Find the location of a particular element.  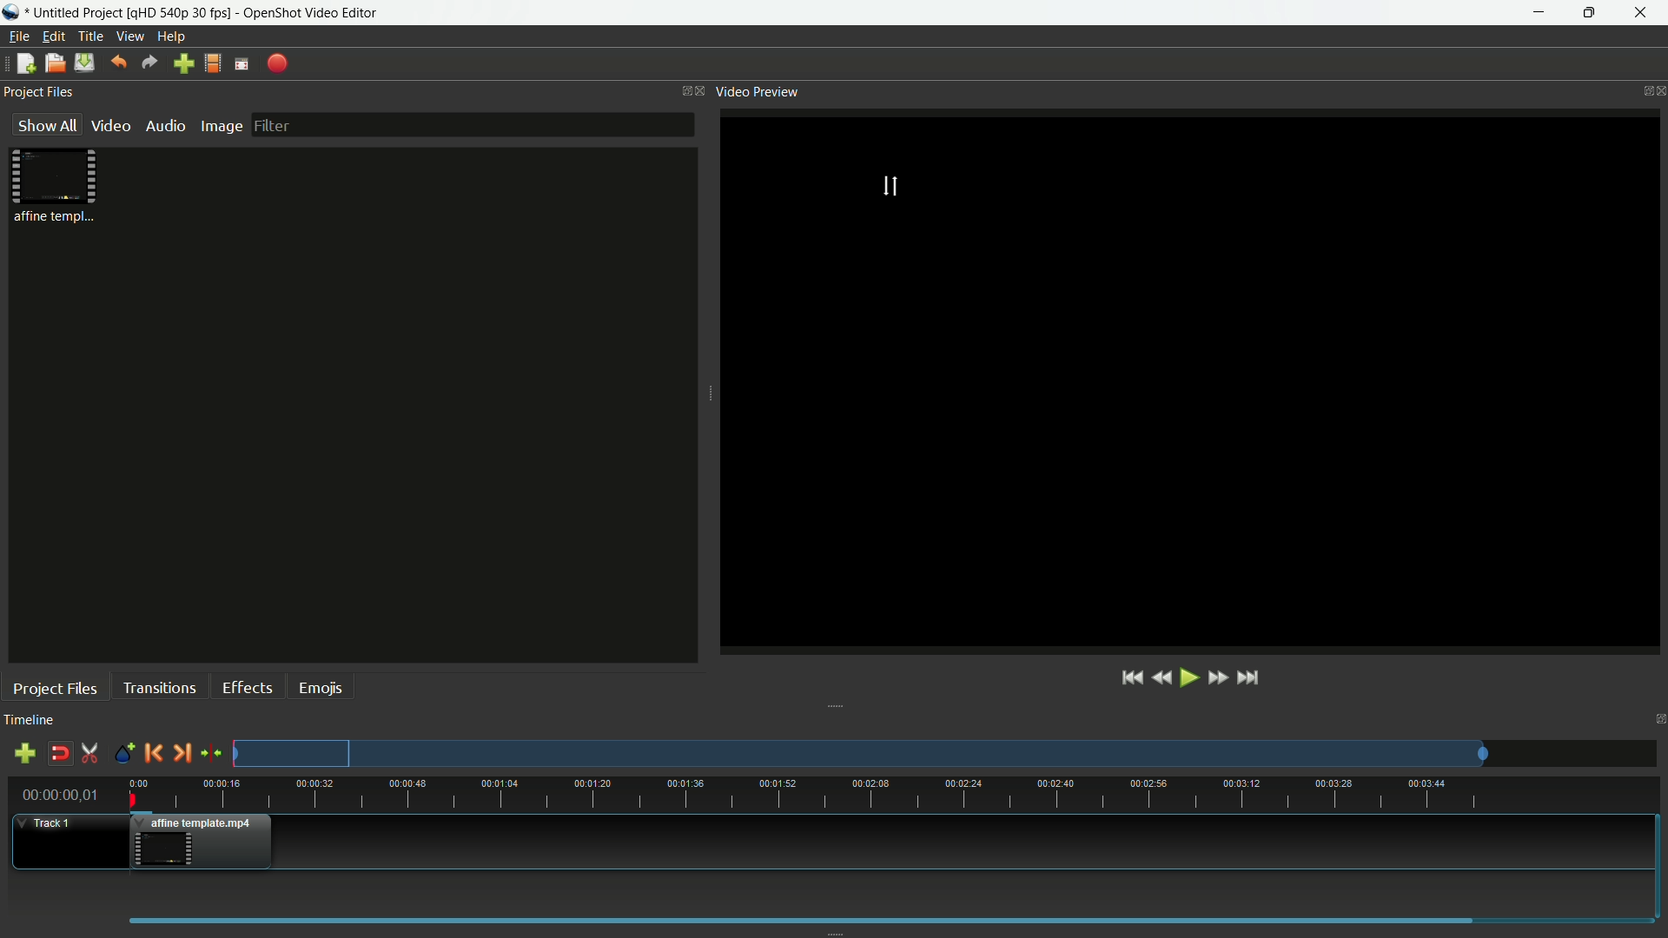

play or pause is located at coordinates (1187, 678).